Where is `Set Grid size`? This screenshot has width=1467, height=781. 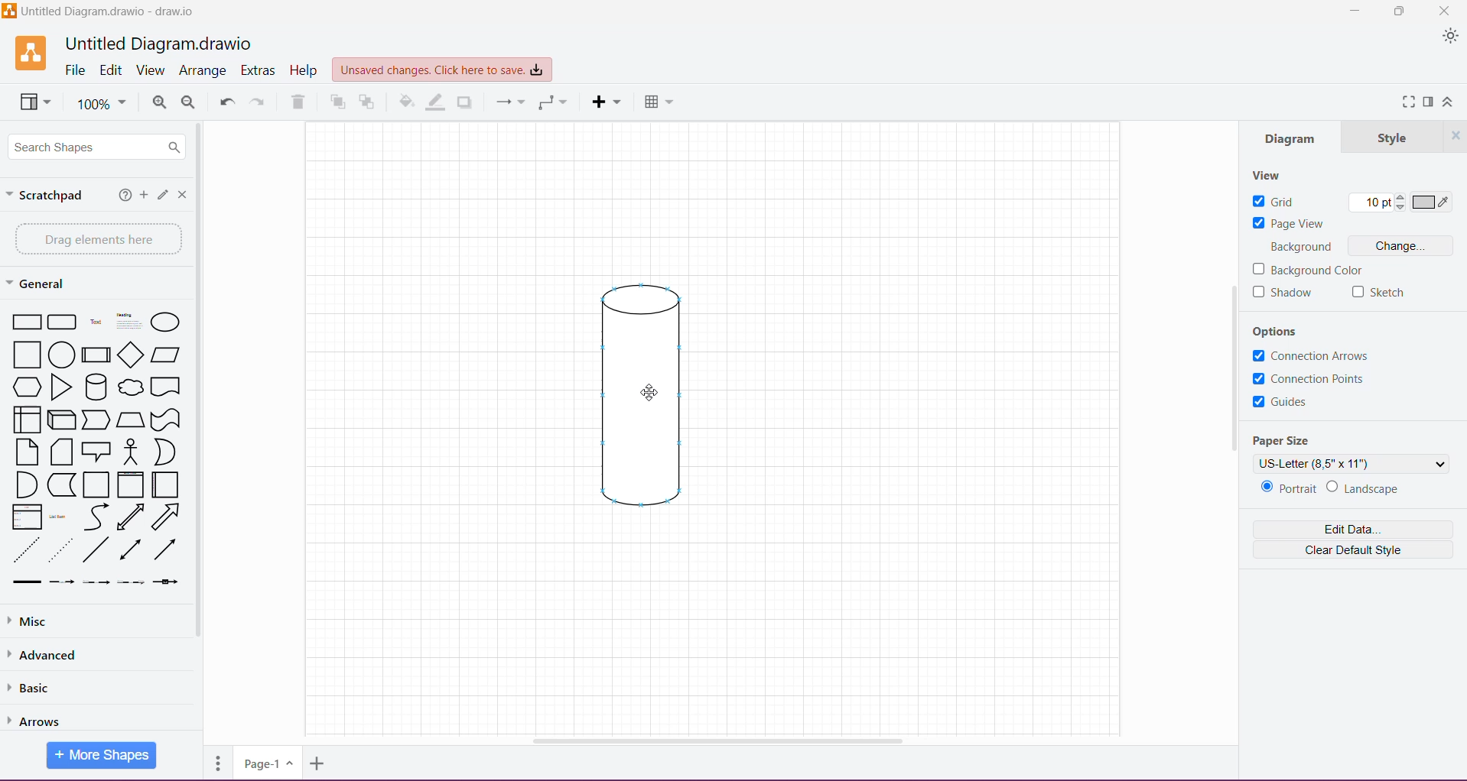 Set Grid size is located at coordinates (1376, 203).